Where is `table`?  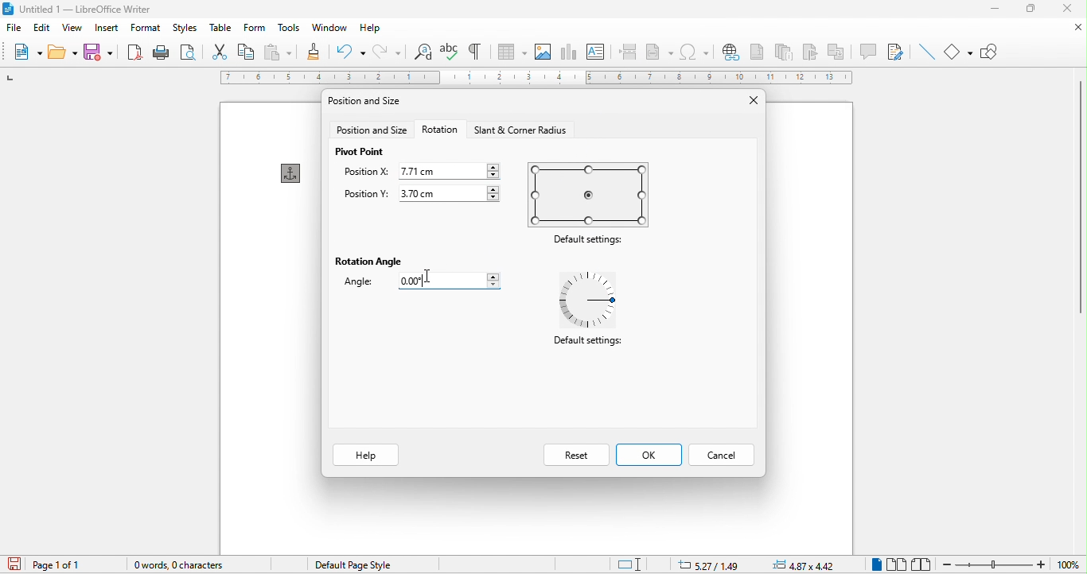
table is located at coordinates (220, 29).